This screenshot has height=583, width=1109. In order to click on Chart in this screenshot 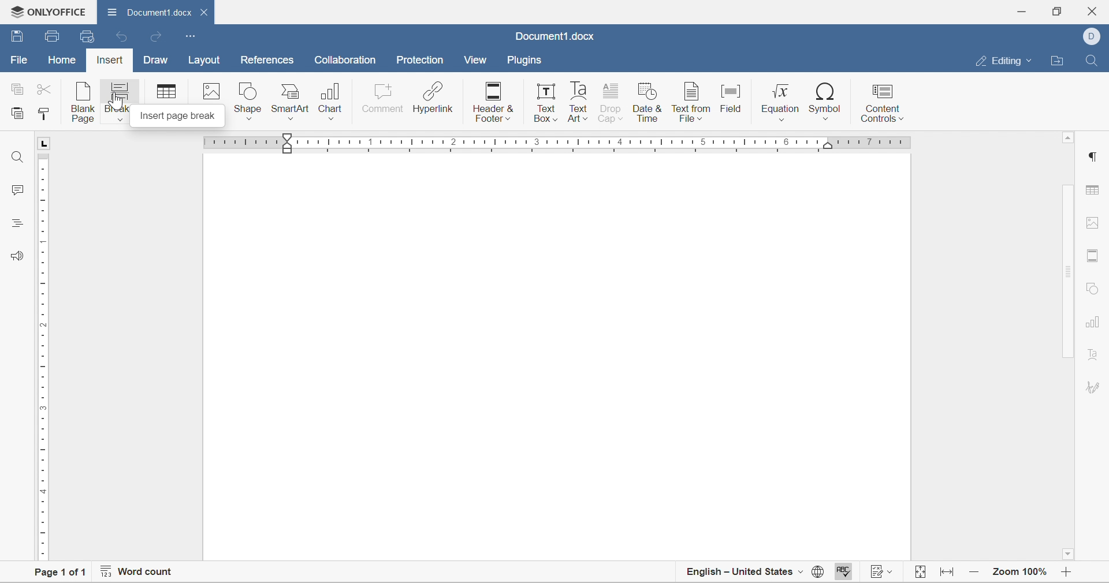, I will do `click(332, 103)`.